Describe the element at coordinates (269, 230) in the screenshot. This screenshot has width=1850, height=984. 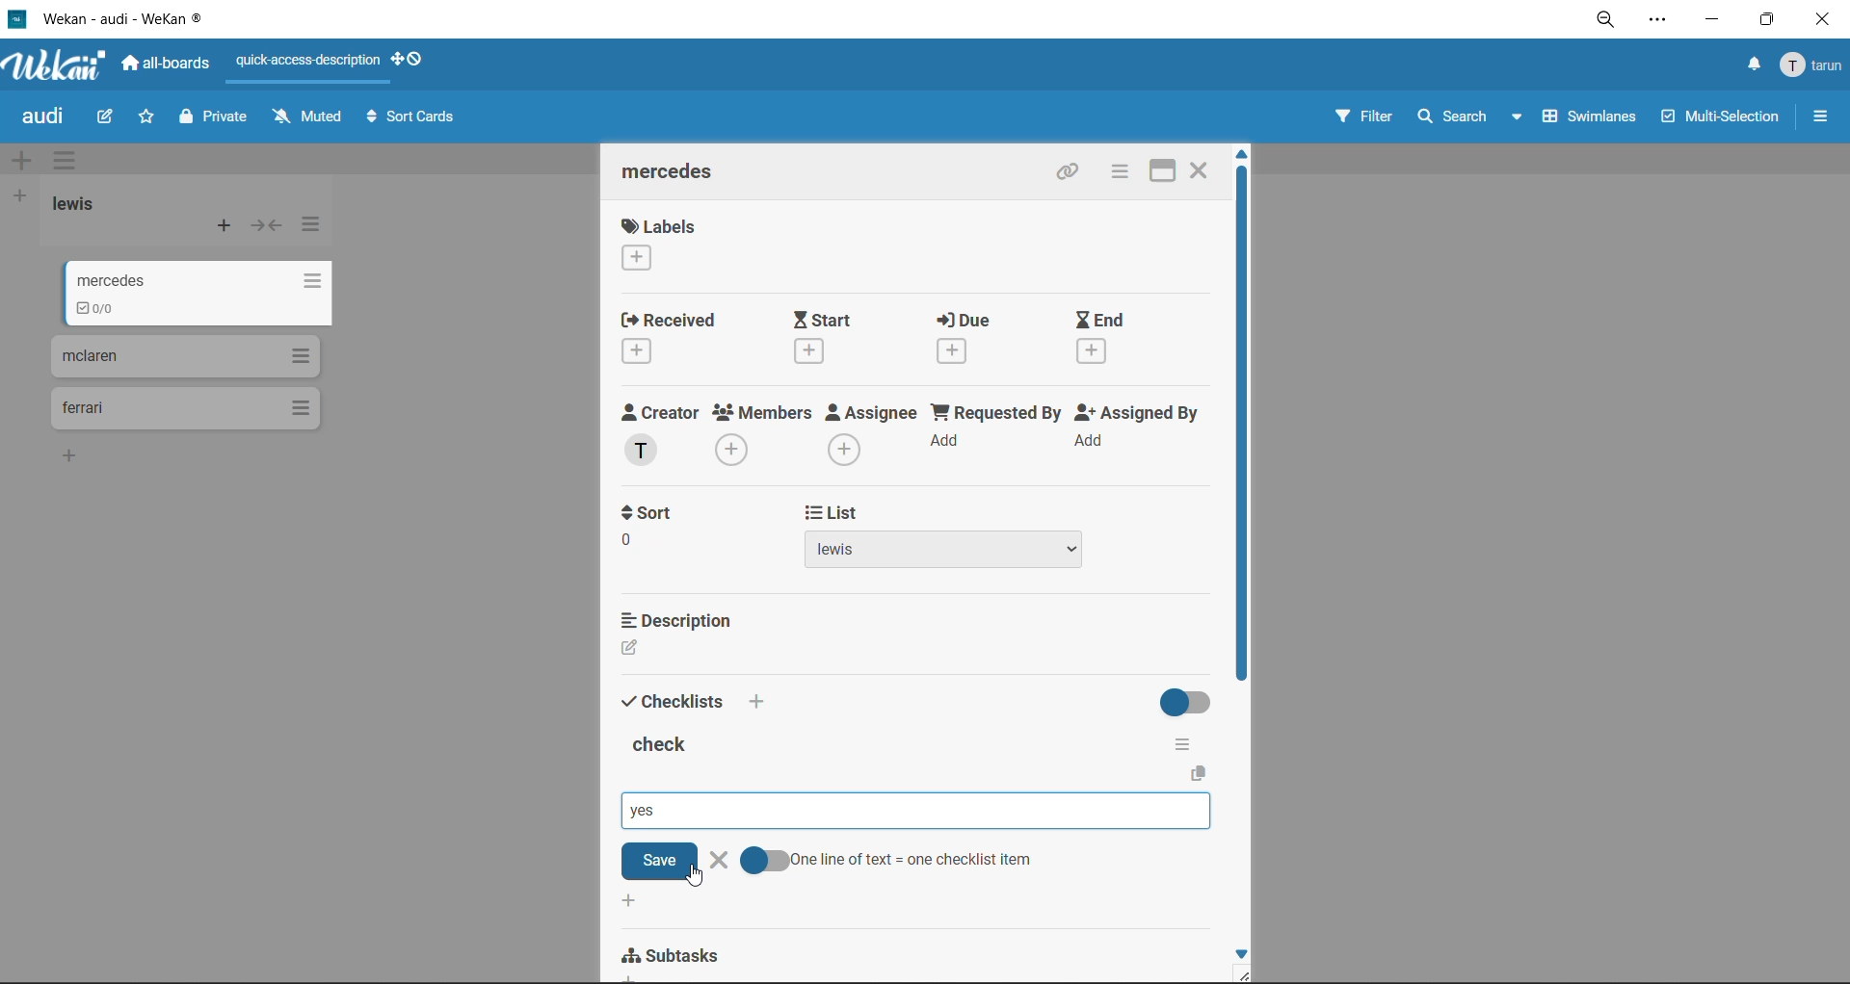
I see `collapse` at that location.